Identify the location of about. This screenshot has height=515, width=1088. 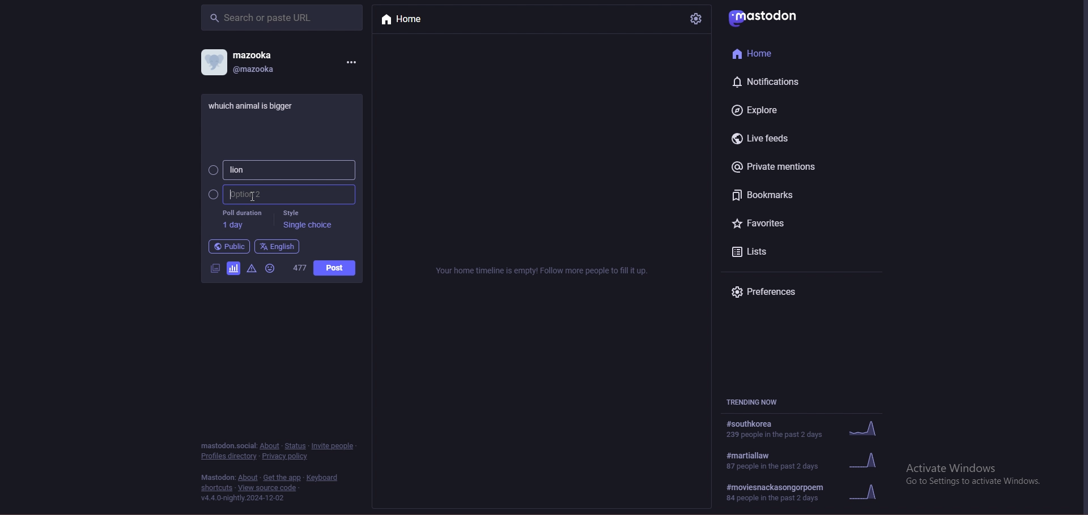
(270, 446).